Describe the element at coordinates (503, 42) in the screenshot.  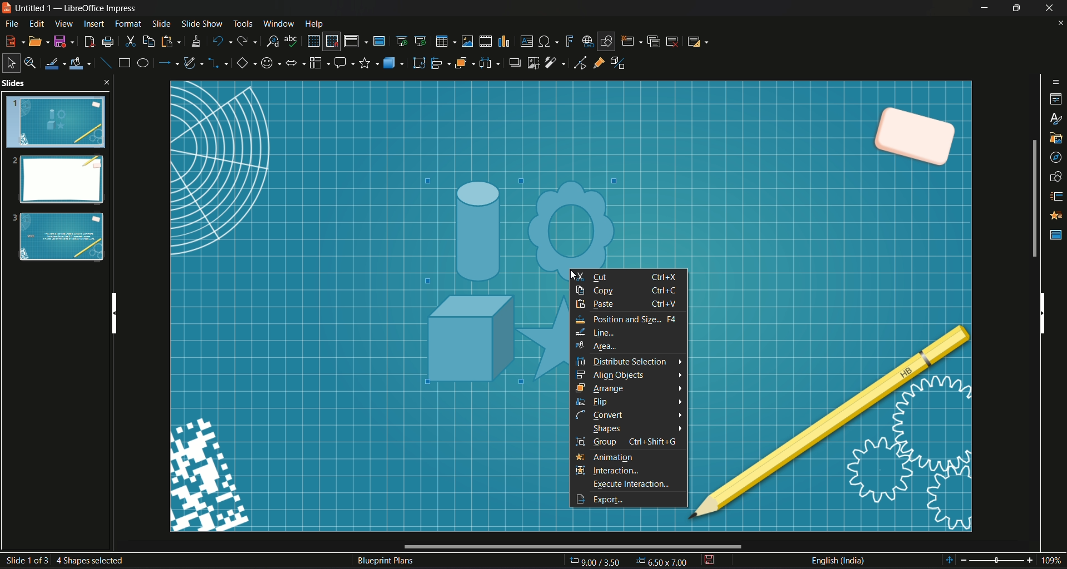
I see `insert chart` at that location.